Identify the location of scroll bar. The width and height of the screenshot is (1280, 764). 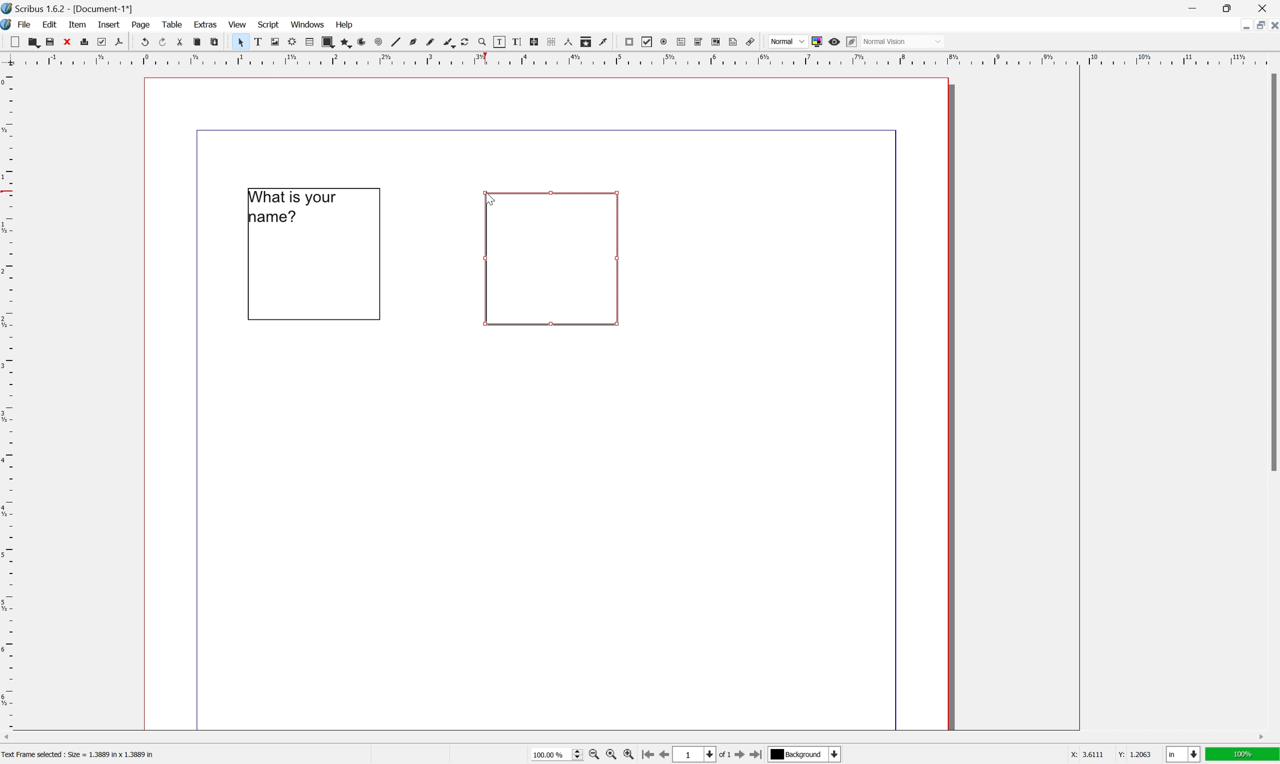
(1272, 272).